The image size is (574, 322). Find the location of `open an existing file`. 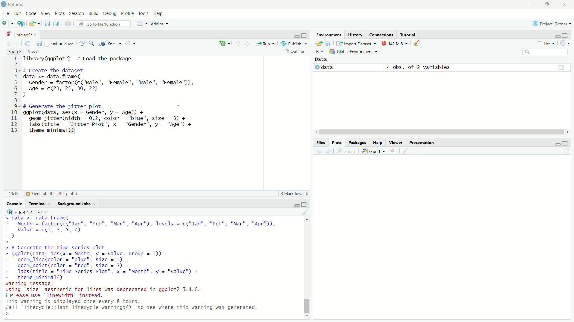

open an existing file is located at coordinates (35, 23).